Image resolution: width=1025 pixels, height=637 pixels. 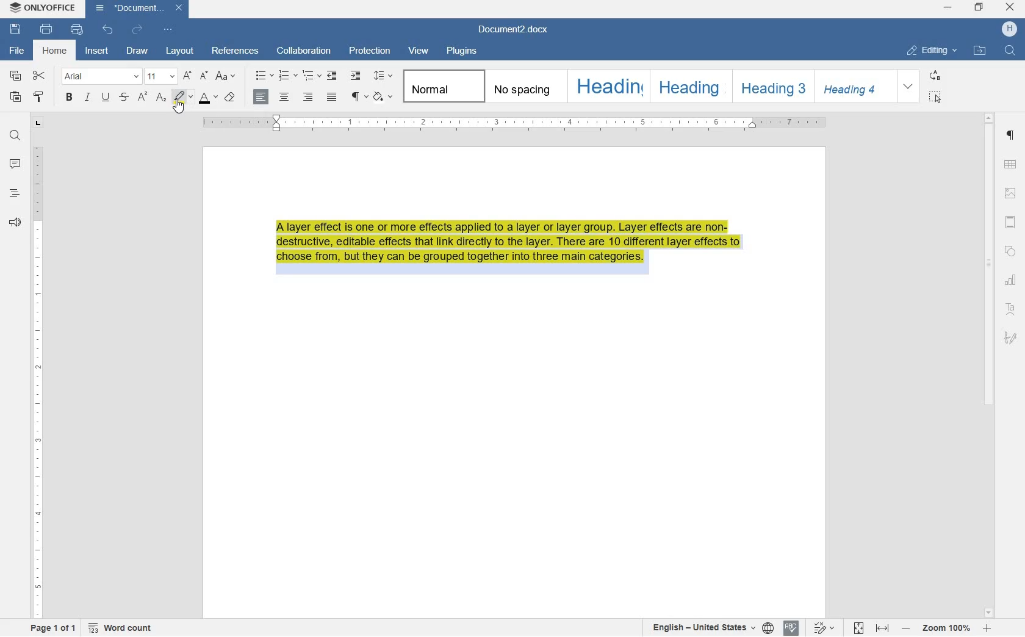 What do you see at coordinates (936, 97) in the screenshot?
I see `select all` at bounding box center [936, 97].